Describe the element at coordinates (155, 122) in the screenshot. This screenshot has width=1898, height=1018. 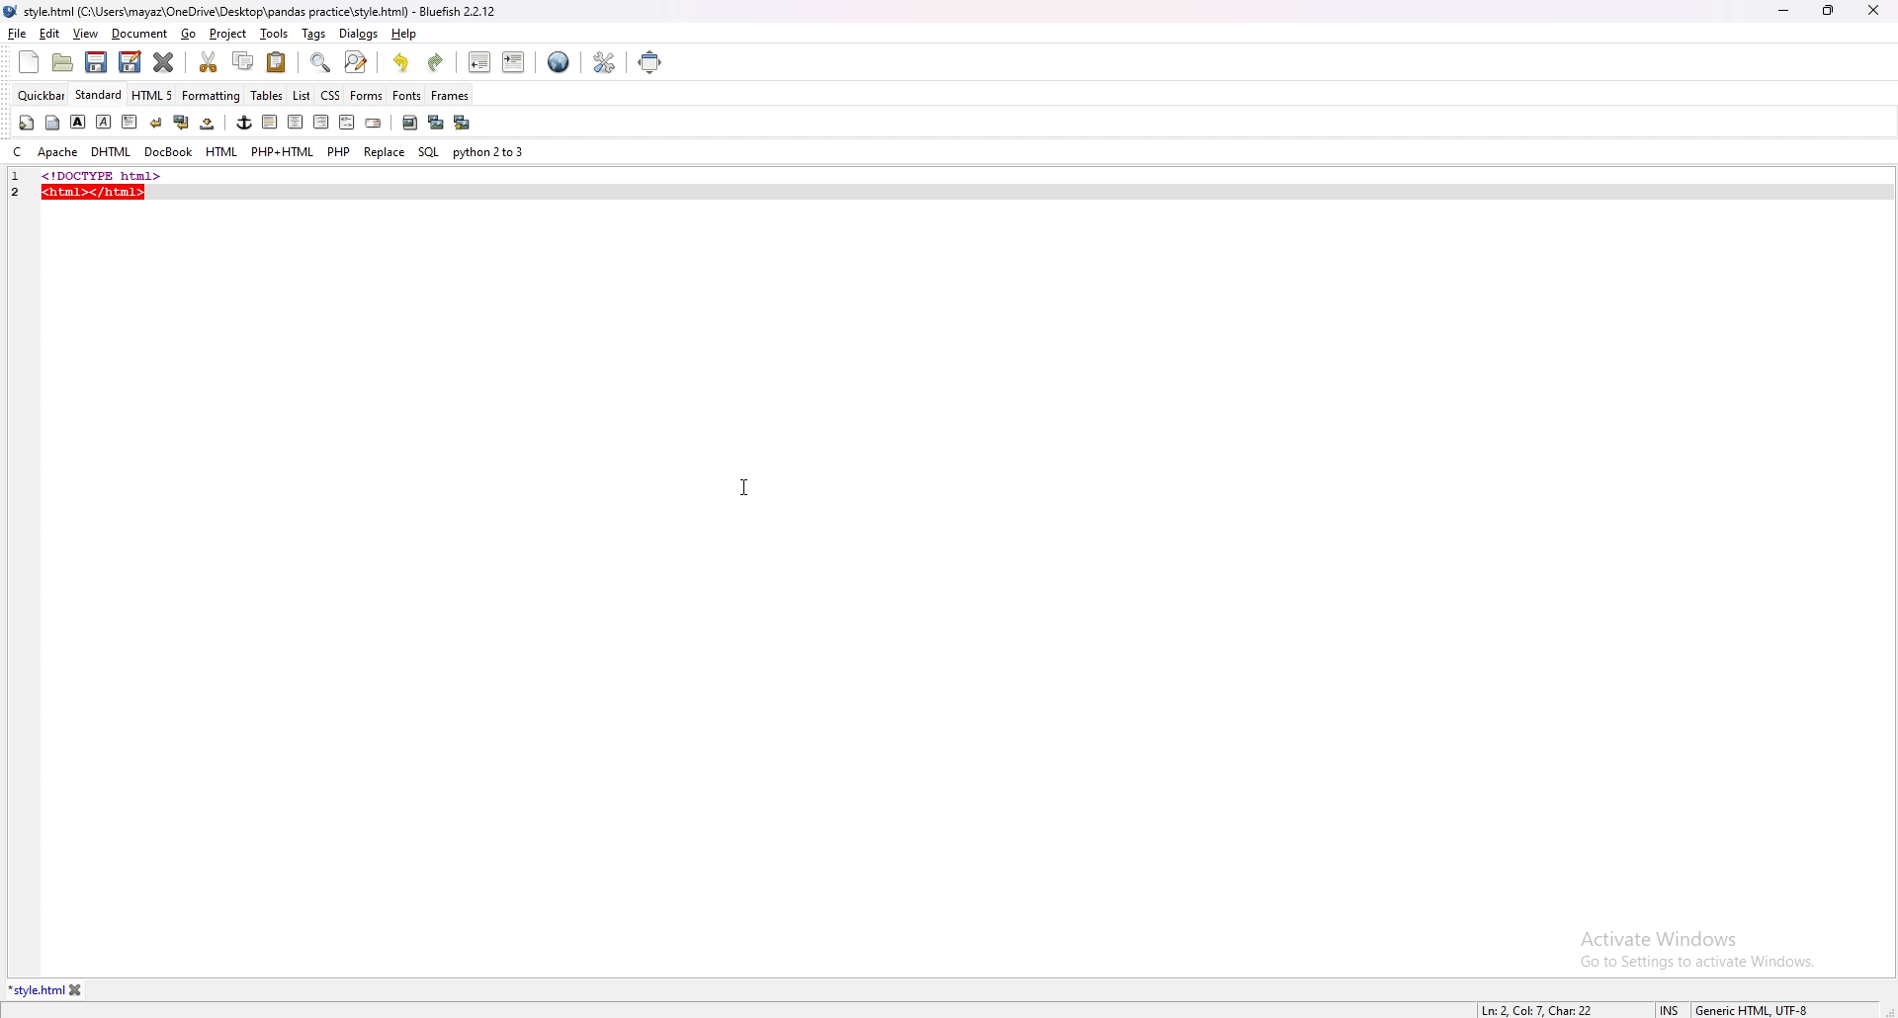
I see `break` at that location.